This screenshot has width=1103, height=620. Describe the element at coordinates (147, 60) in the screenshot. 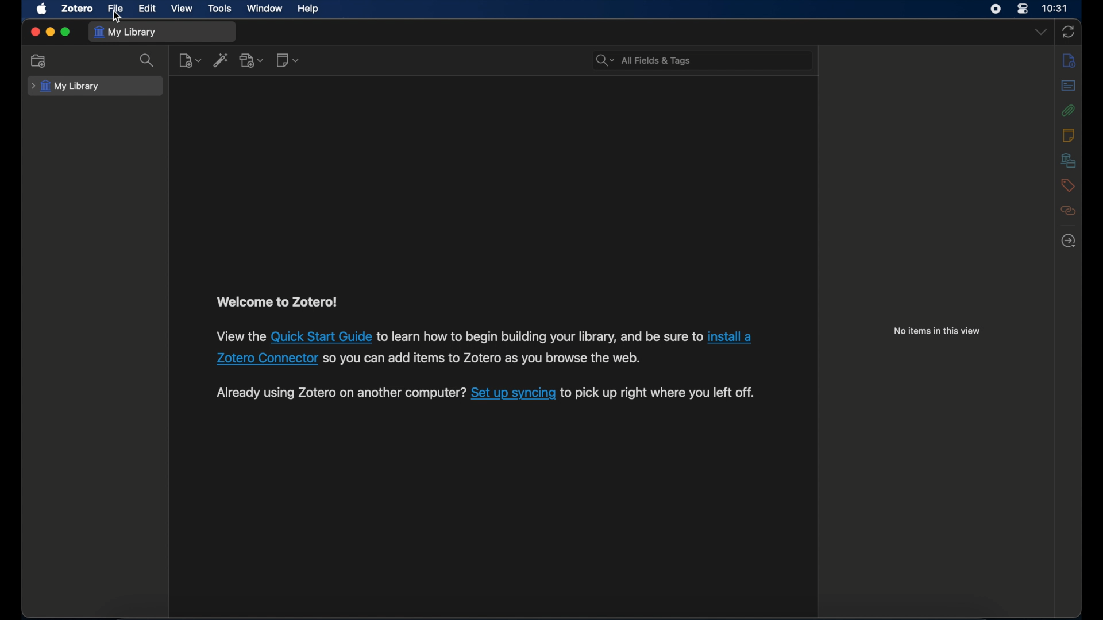

I see `search` at that location.